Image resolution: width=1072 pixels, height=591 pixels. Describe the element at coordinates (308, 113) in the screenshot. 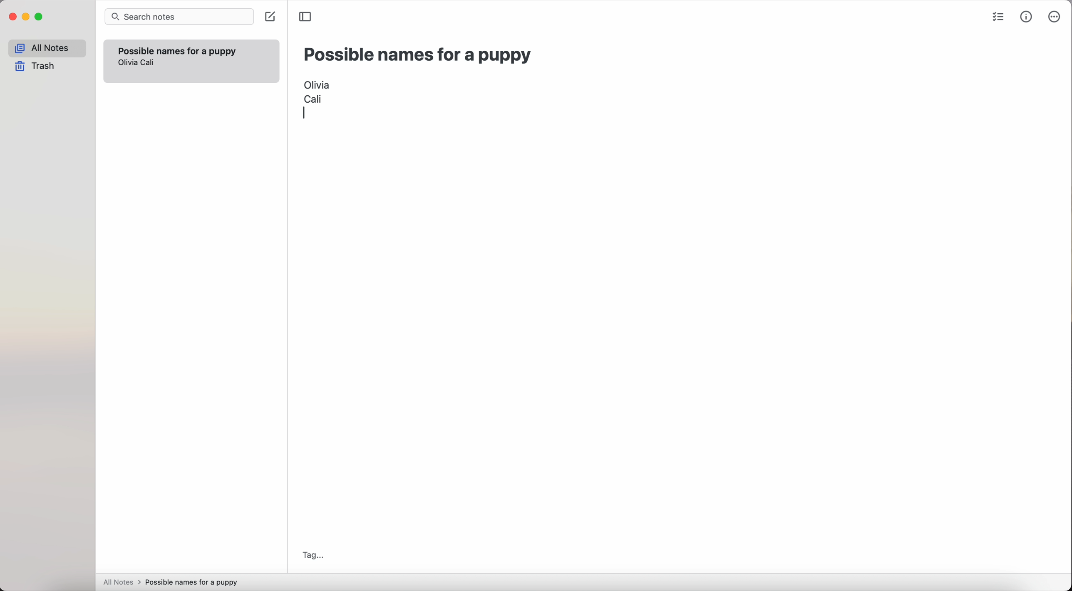

I see `enter` at that location.